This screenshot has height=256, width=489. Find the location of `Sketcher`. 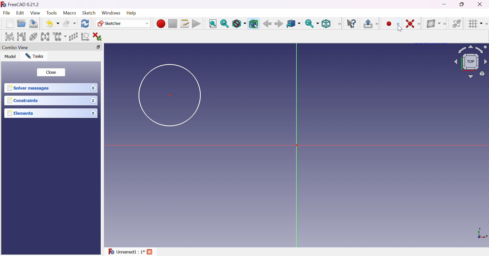

Sketcher is located at coordinates (122, 23).